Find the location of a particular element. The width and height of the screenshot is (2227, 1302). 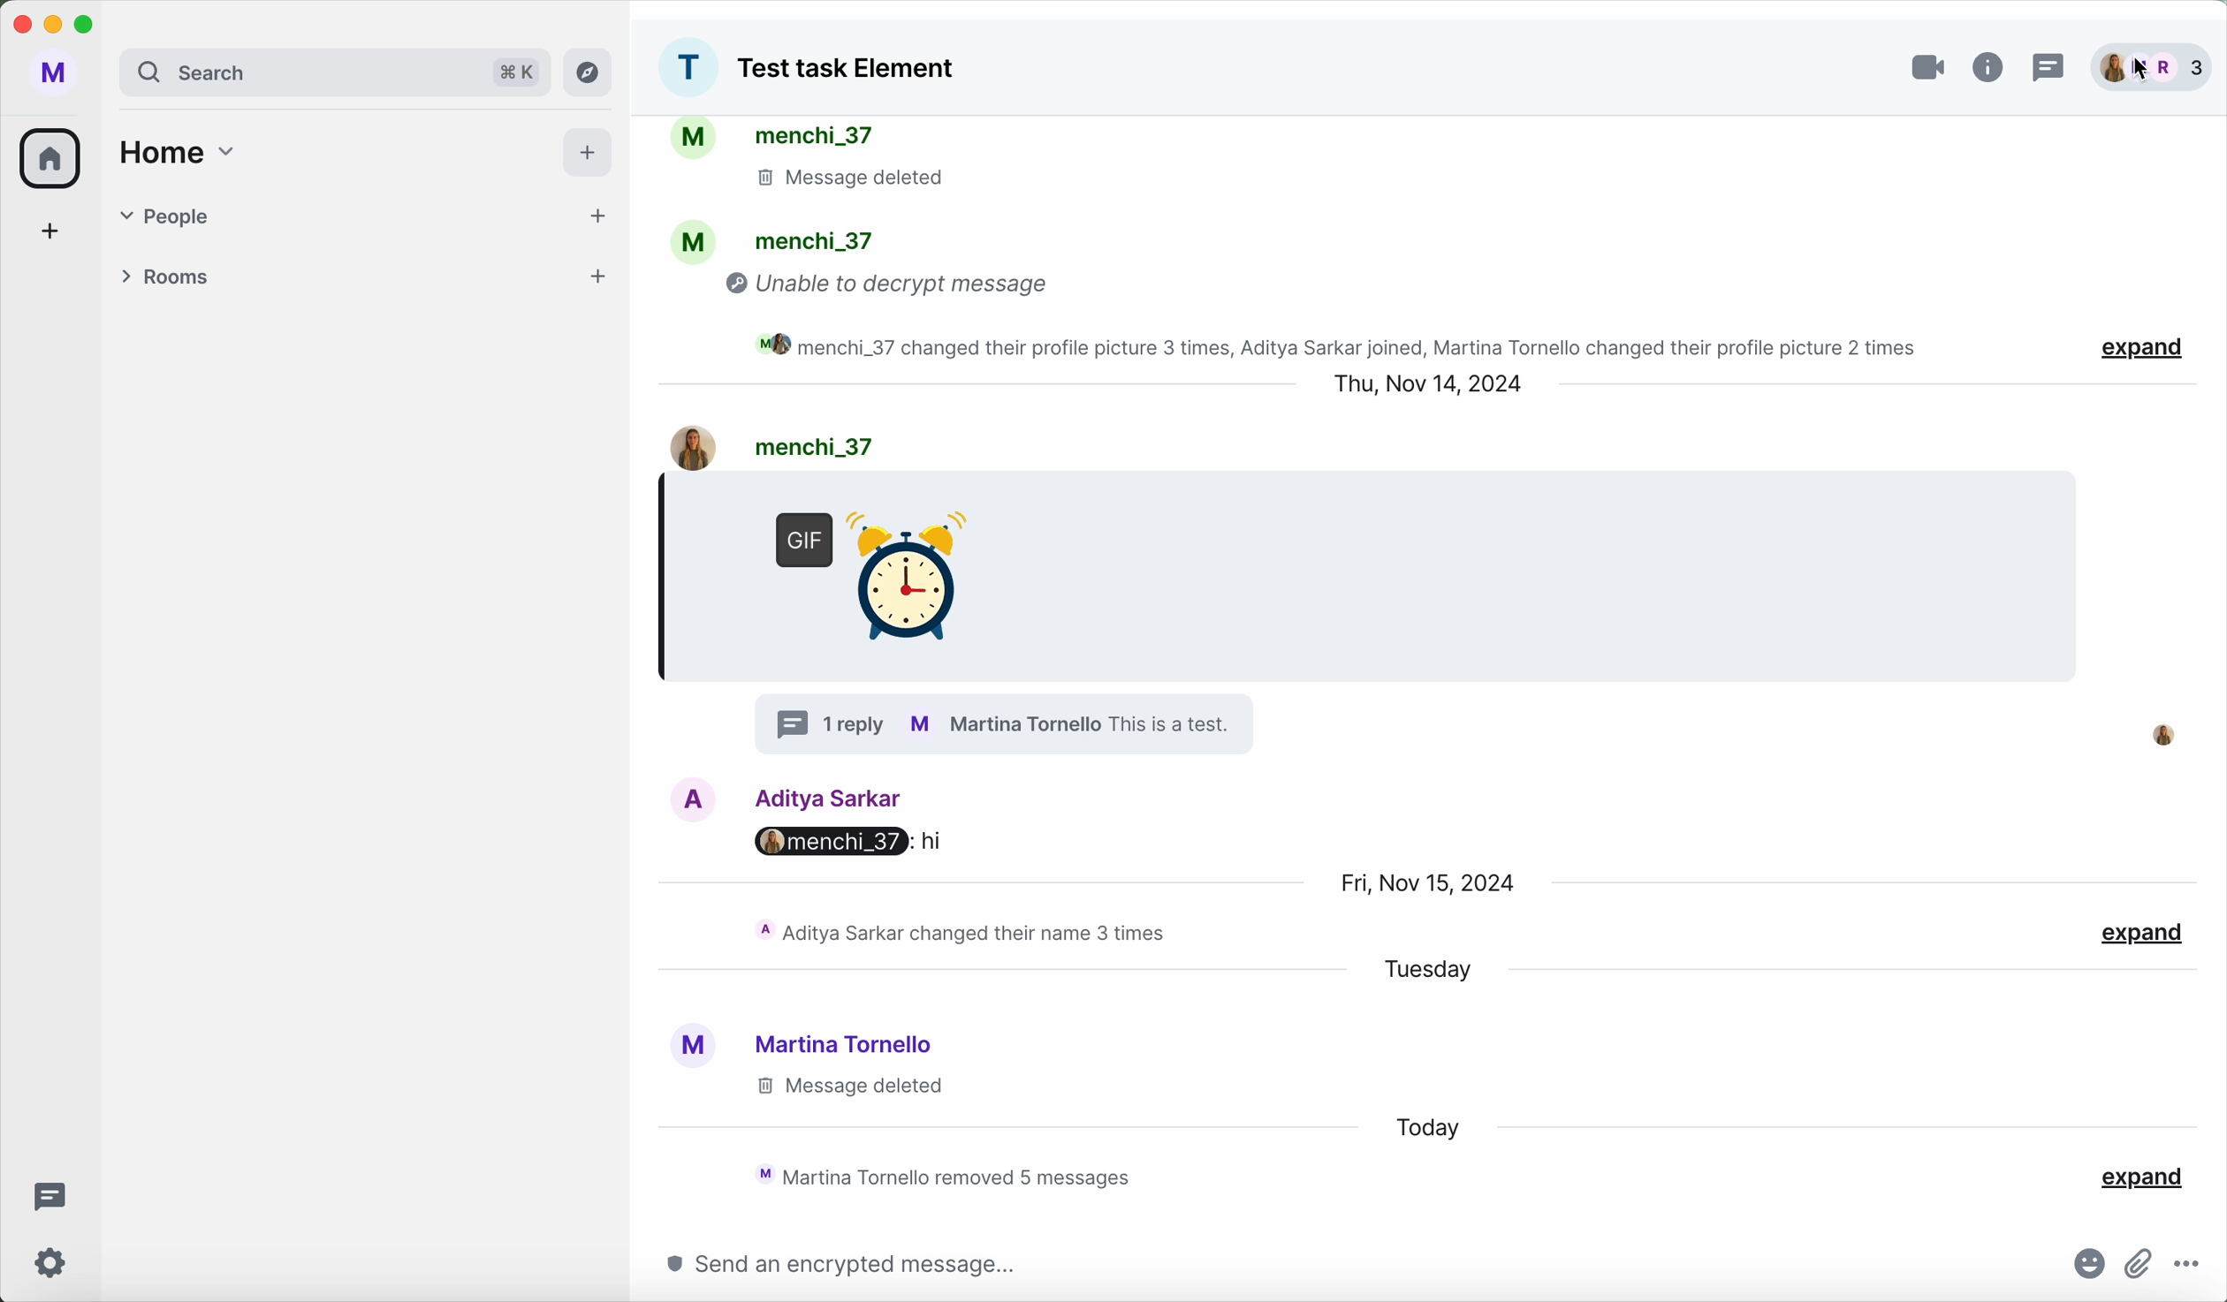

attach file is located at coordinates (2140, 1265).